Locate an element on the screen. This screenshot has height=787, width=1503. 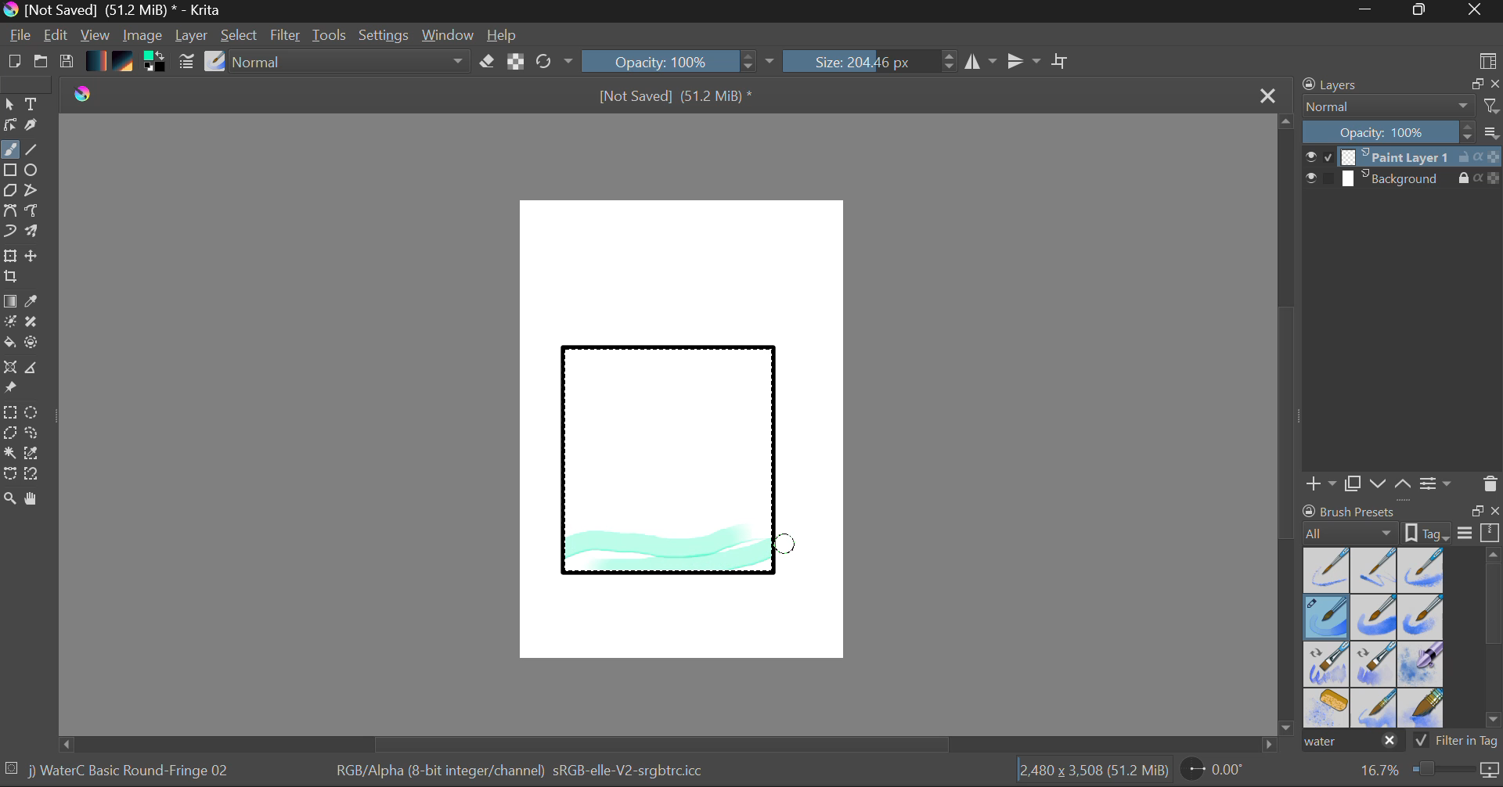
Move Layer Down is located at coordinates (1379, 484).